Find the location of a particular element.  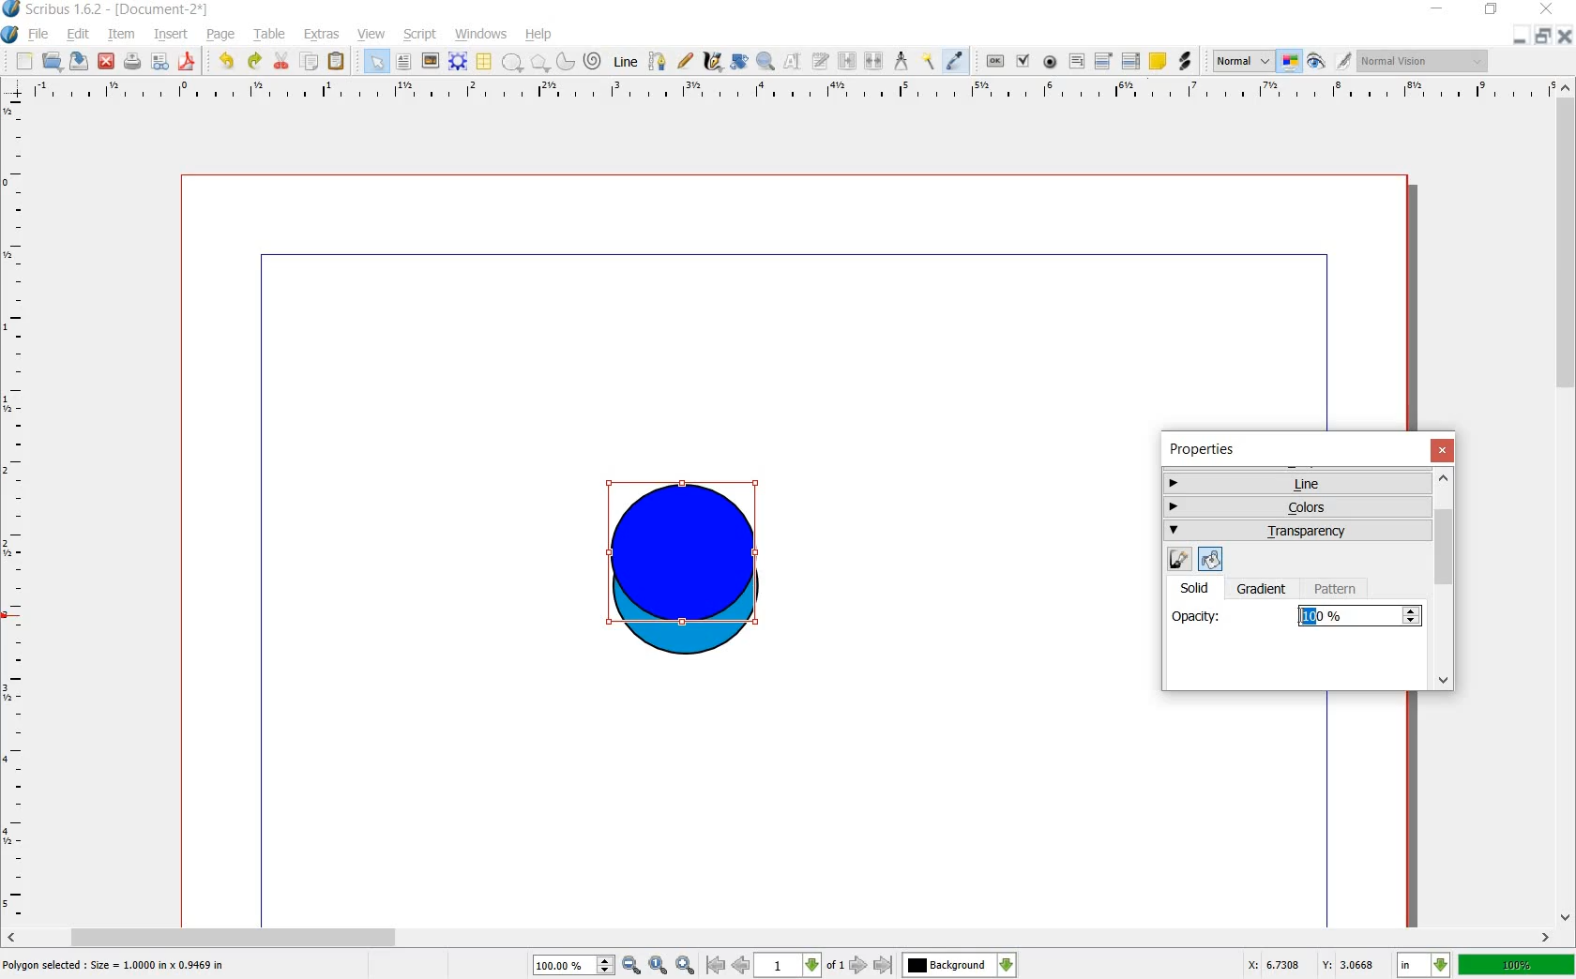

render frame is located at coordinates (457, 60).